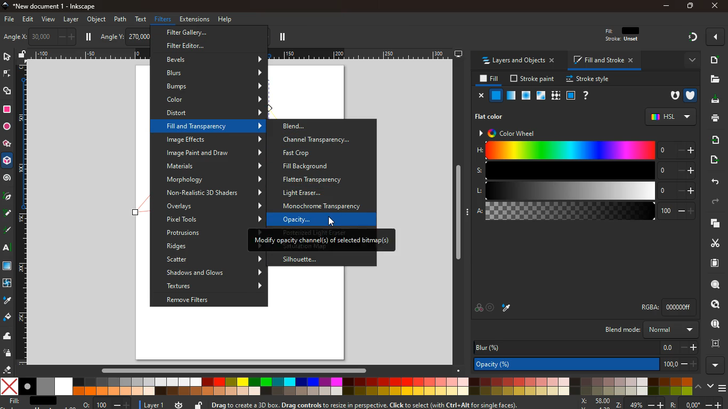 The width and height of the screenshot is (728, 409). Describe the element at coordinates (599, 403) in the screenshot. I see `zoom` at that location.